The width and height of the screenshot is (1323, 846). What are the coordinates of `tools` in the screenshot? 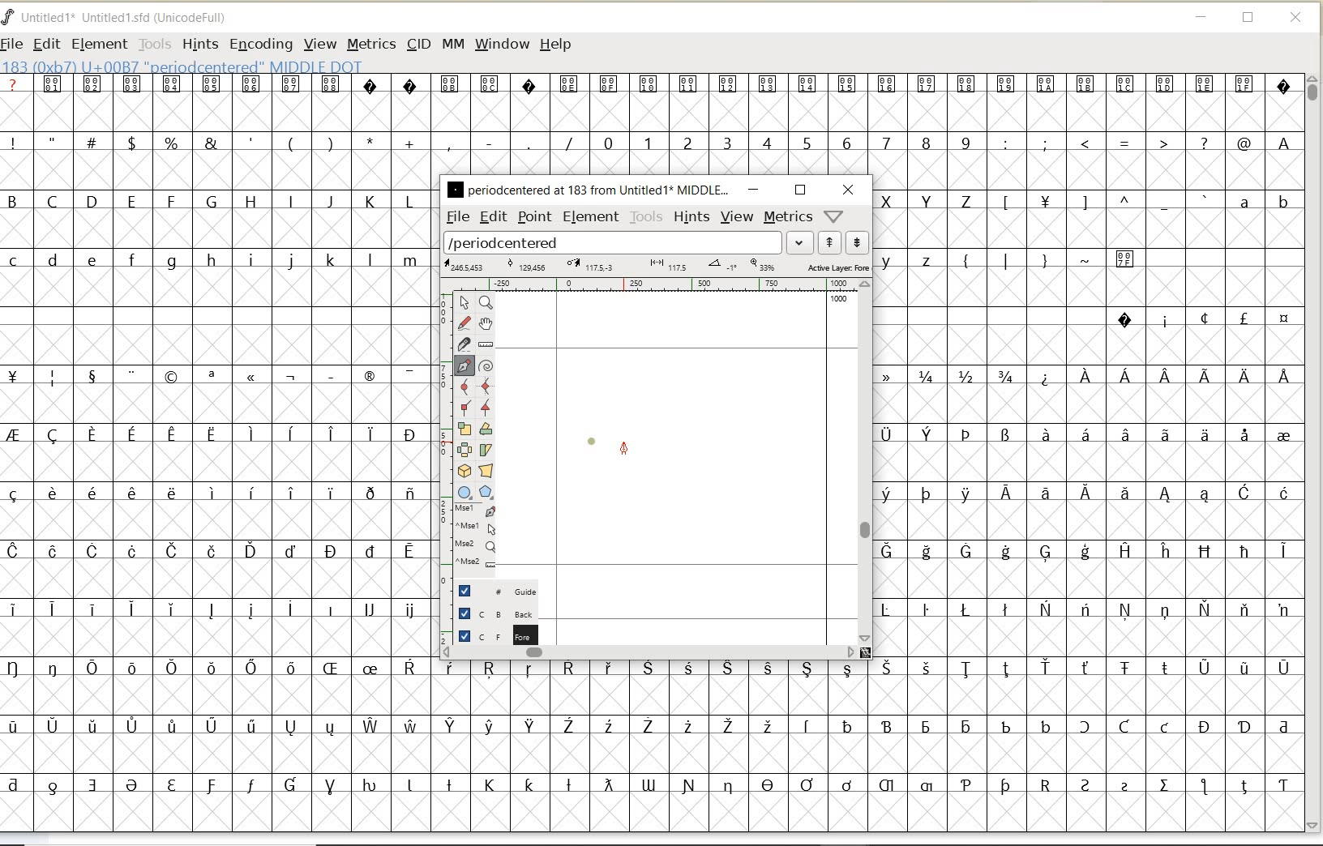 It's located at (646, 217).